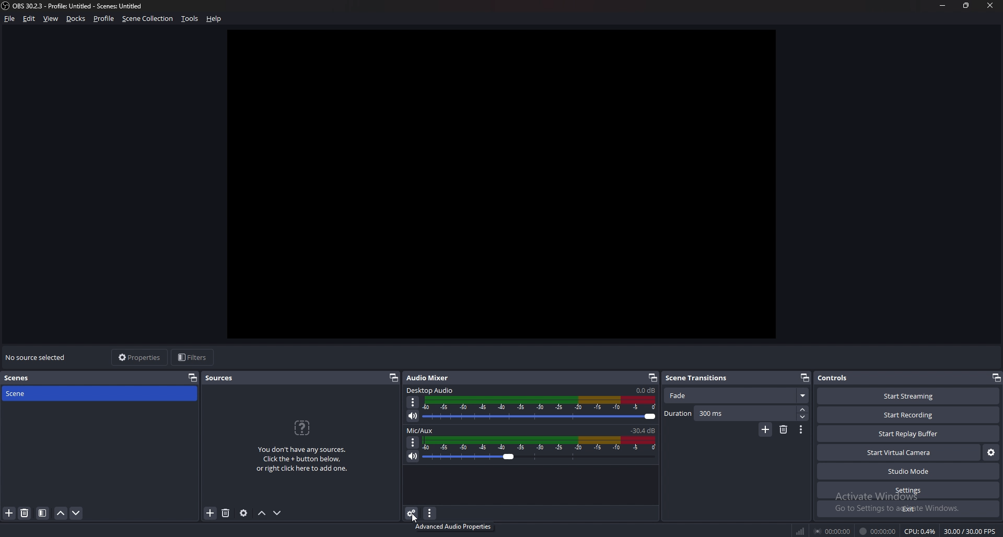 This screenshot has width=1003, height=537. Describe the element at coordinates (226, 513) in the screenshot. I see `remove source` at that location.